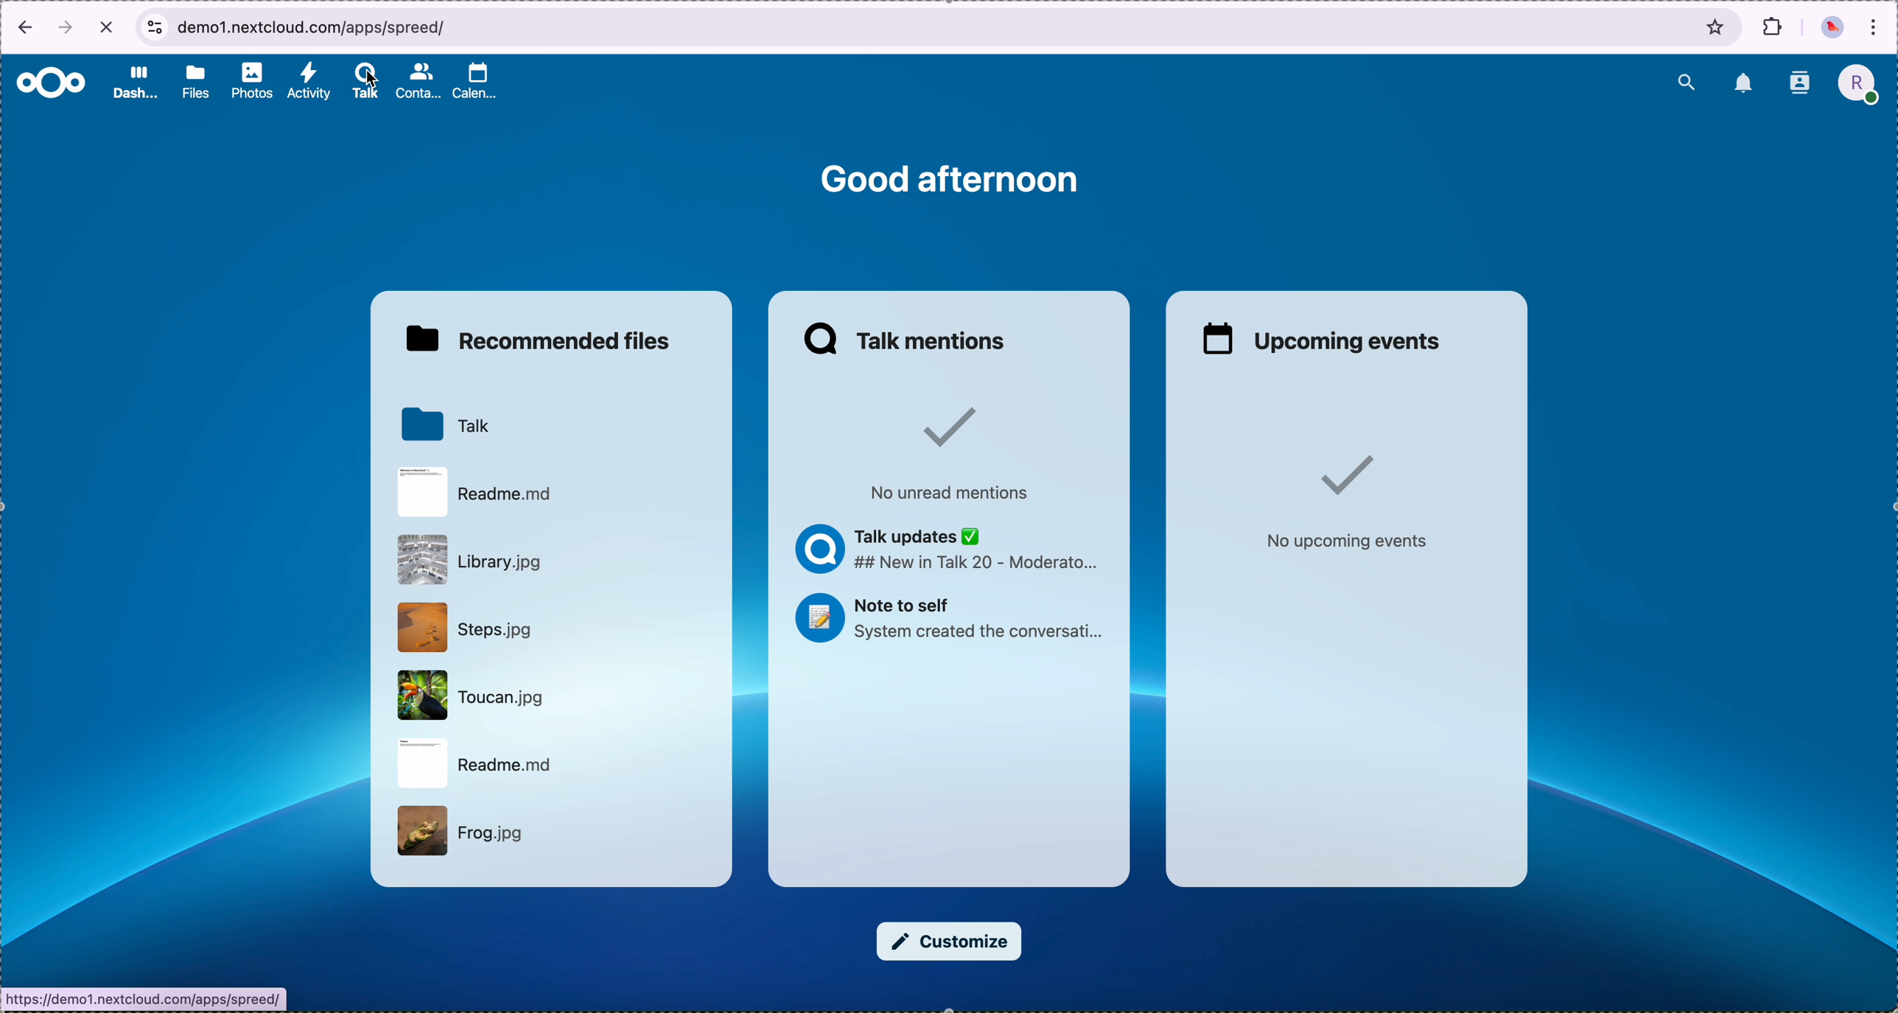 Image resolution: width=1898 pixels, height=1013 pixels. Describe the element at coordinates (1799, 83) in the screenshot. I see `contacts` at that location.